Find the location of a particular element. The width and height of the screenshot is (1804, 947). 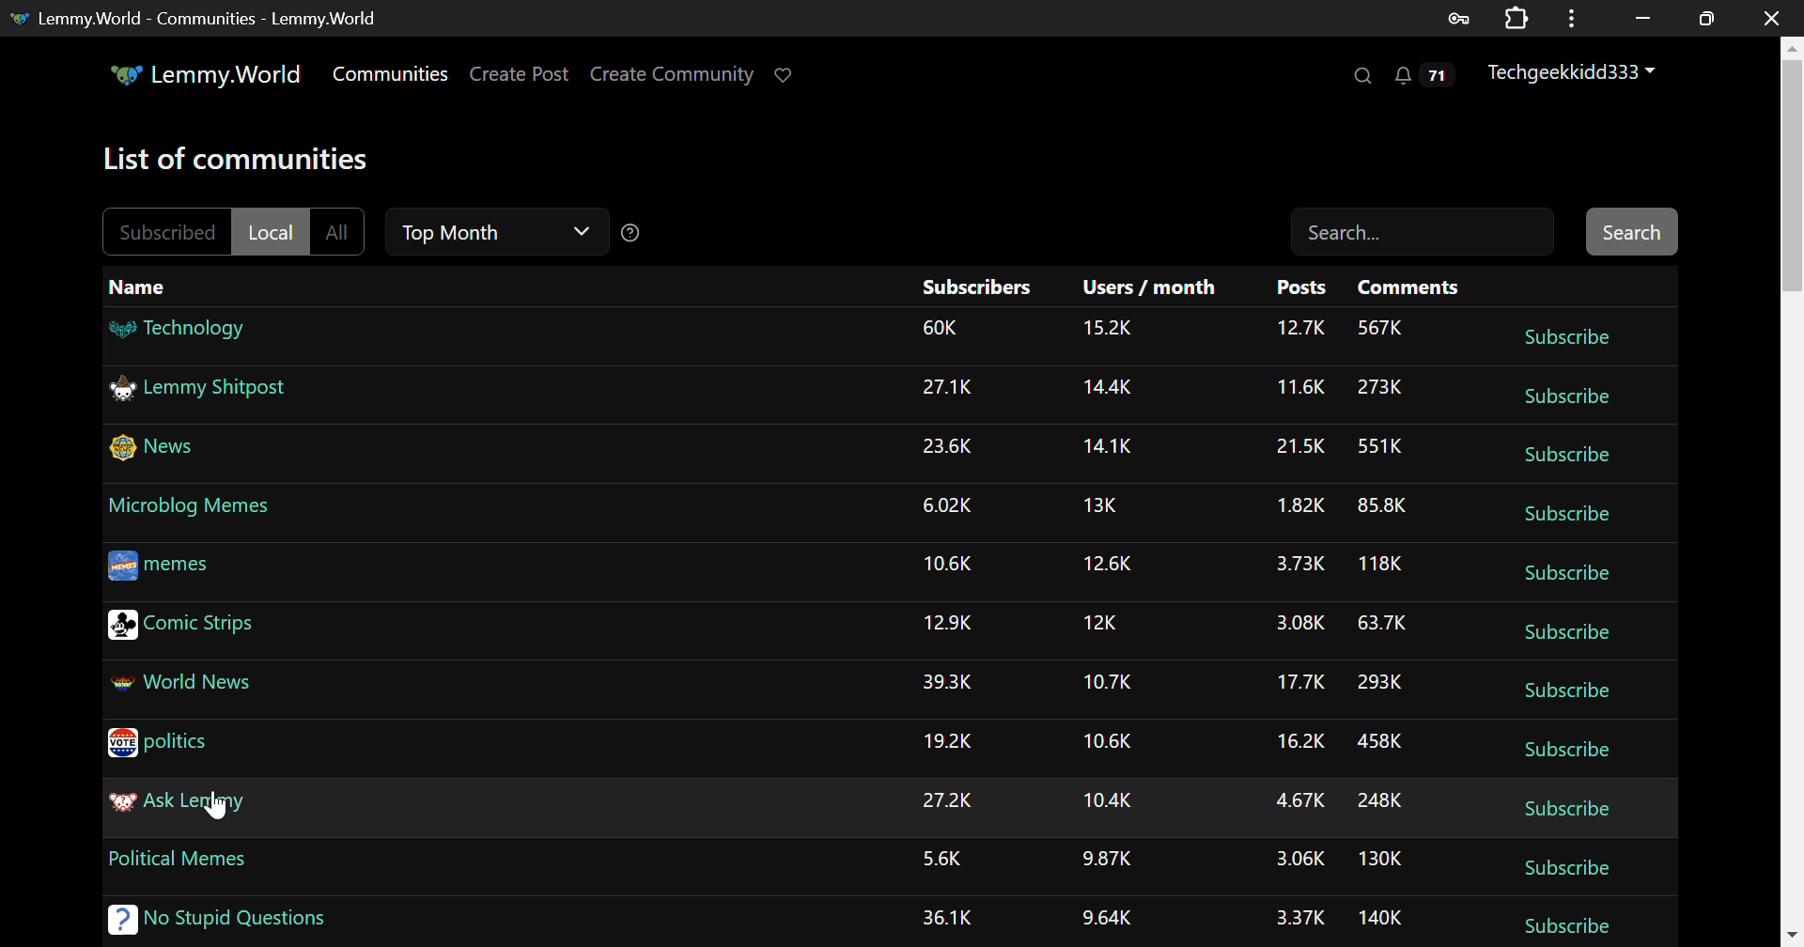

Amount is located at coordinates (942, 506).